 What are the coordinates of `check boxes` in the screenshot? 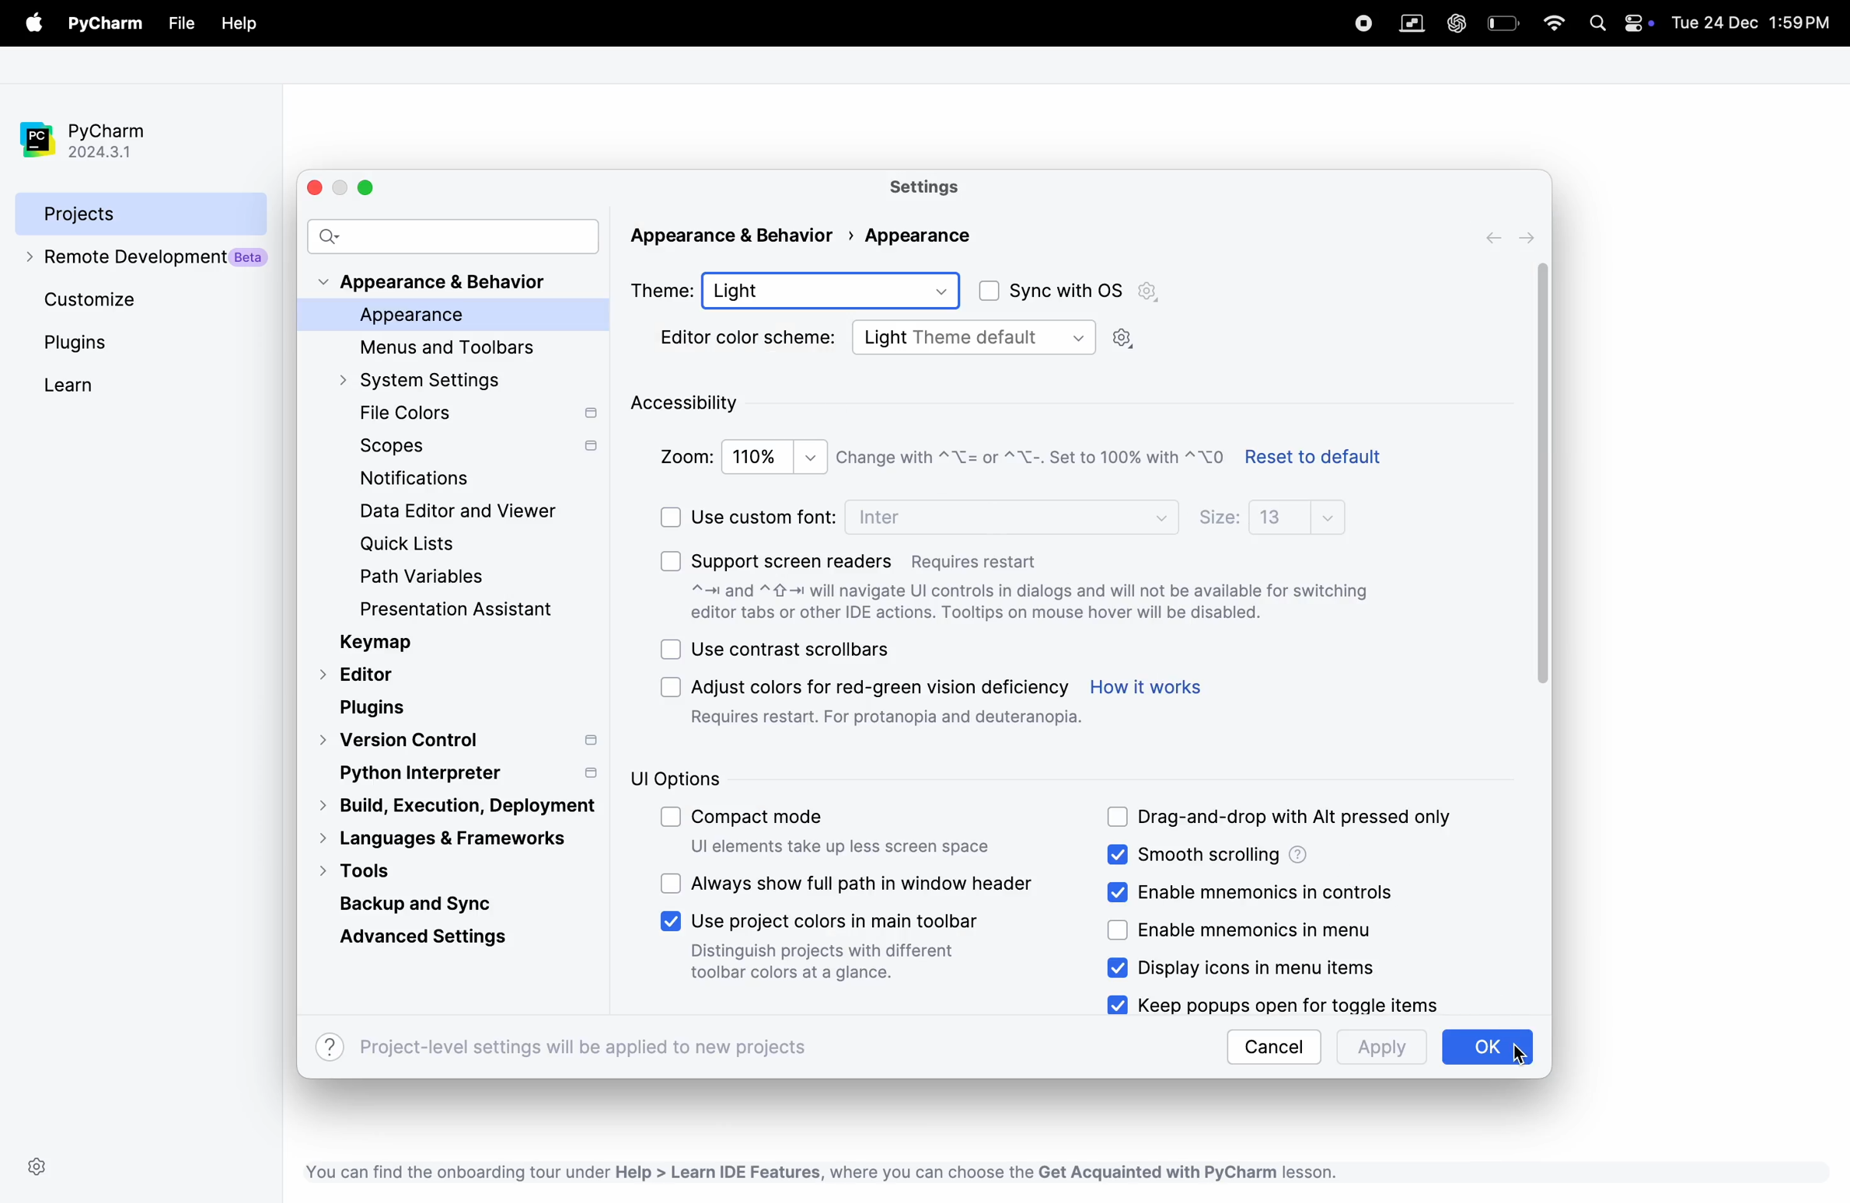 It's located at (1115, 856).